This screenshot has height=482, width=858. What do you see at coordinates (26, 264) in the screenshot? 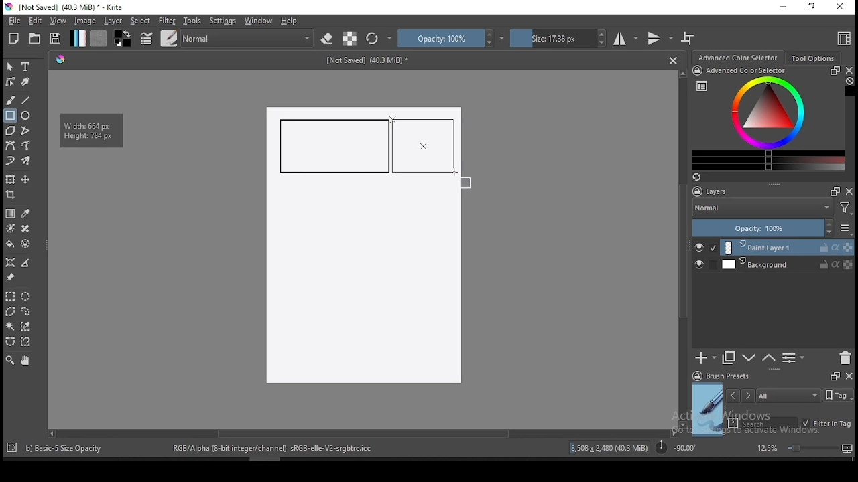
I see `measure distance between two points` at bounding box center [26, 264].